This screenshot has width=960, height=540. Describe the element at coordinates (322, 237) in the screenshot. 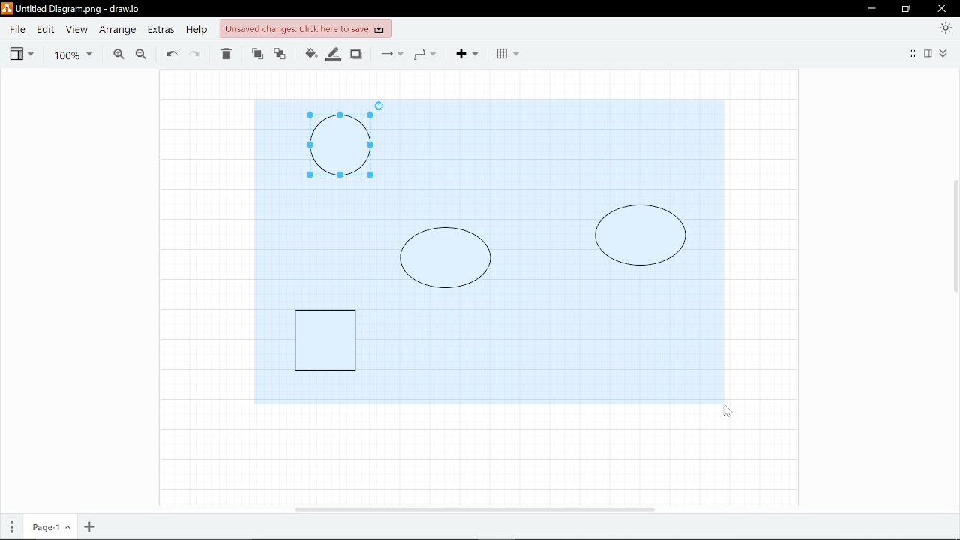

I see `Highlighted area represents portion selected by cursor` at that location.